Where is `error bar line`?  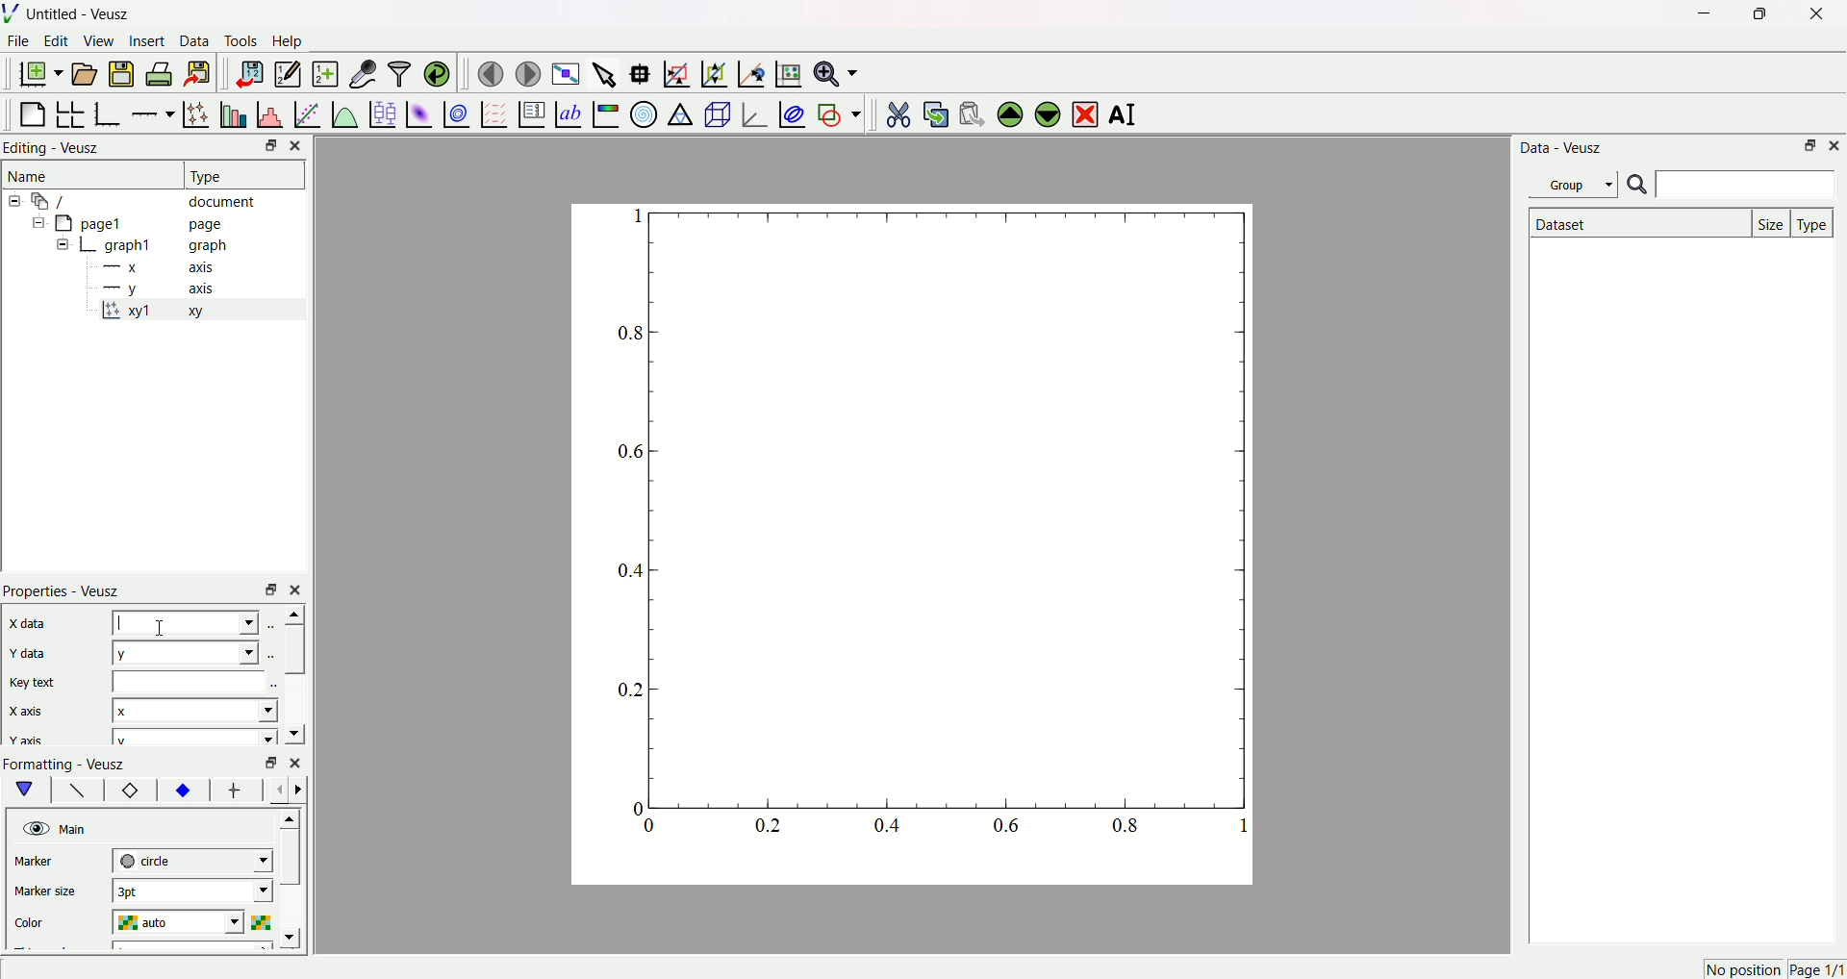
error bar line is located at coordinates (235, 792).